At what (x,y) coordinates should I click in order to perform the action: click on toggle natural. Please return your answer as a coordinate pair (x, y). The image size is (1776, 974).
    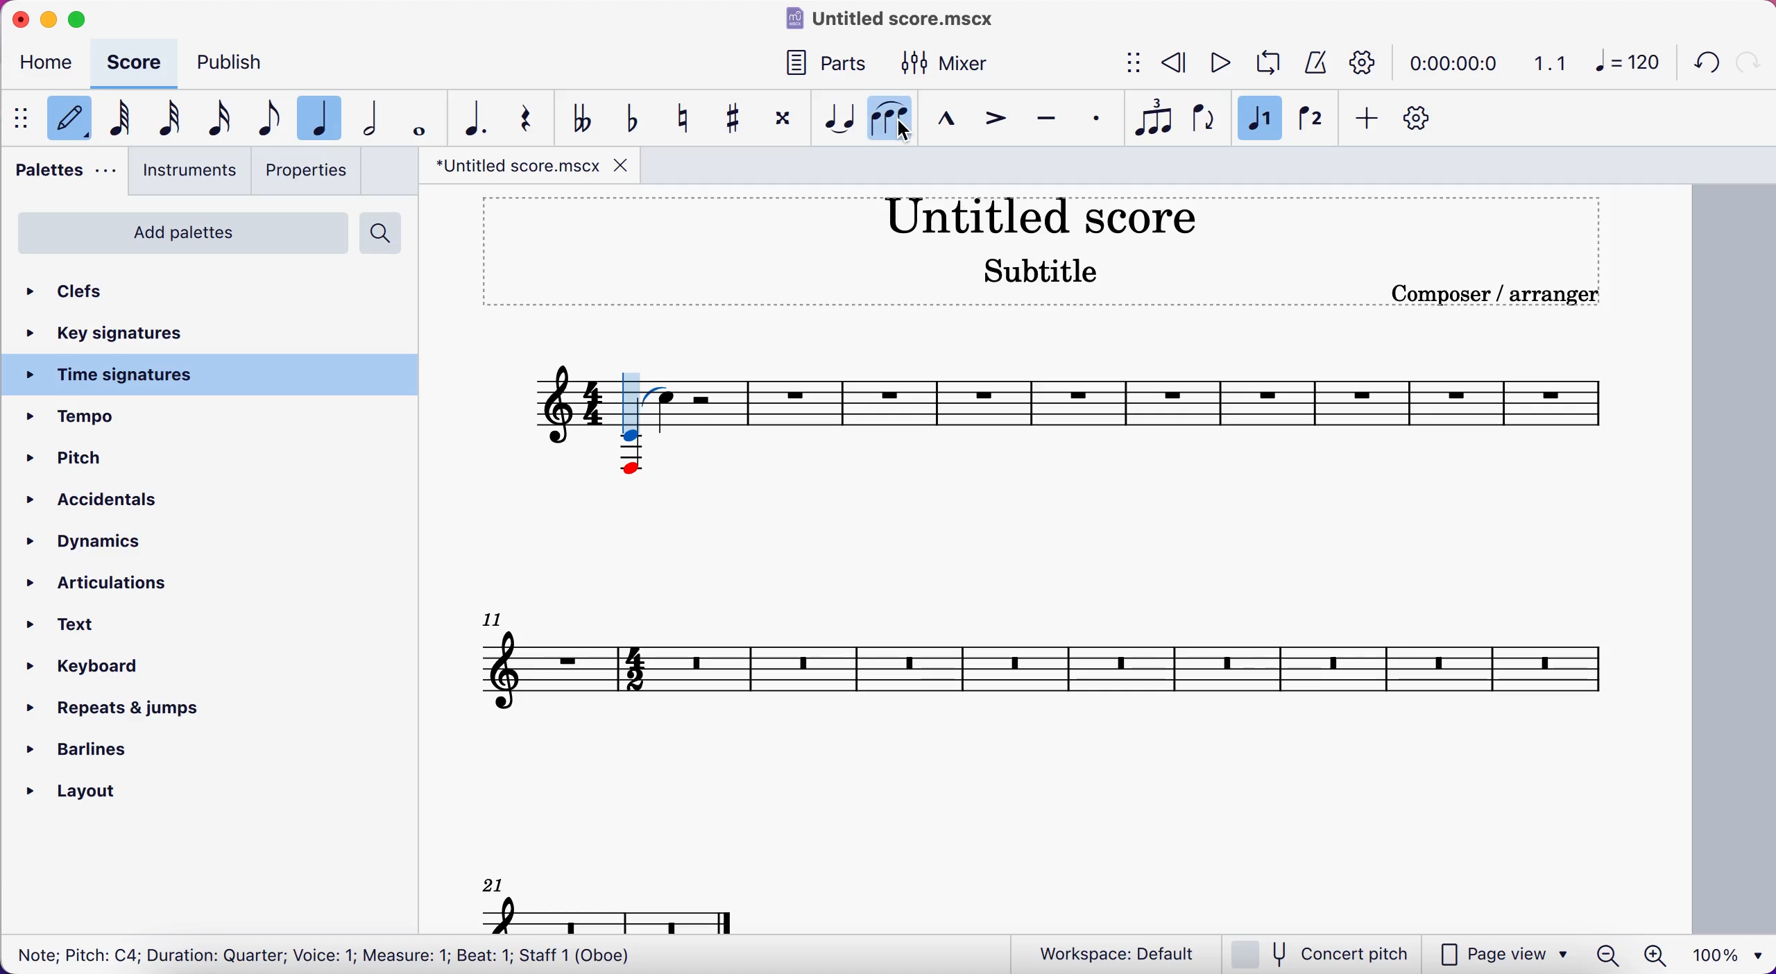
    Looking at the image, I should click on (685, 119).